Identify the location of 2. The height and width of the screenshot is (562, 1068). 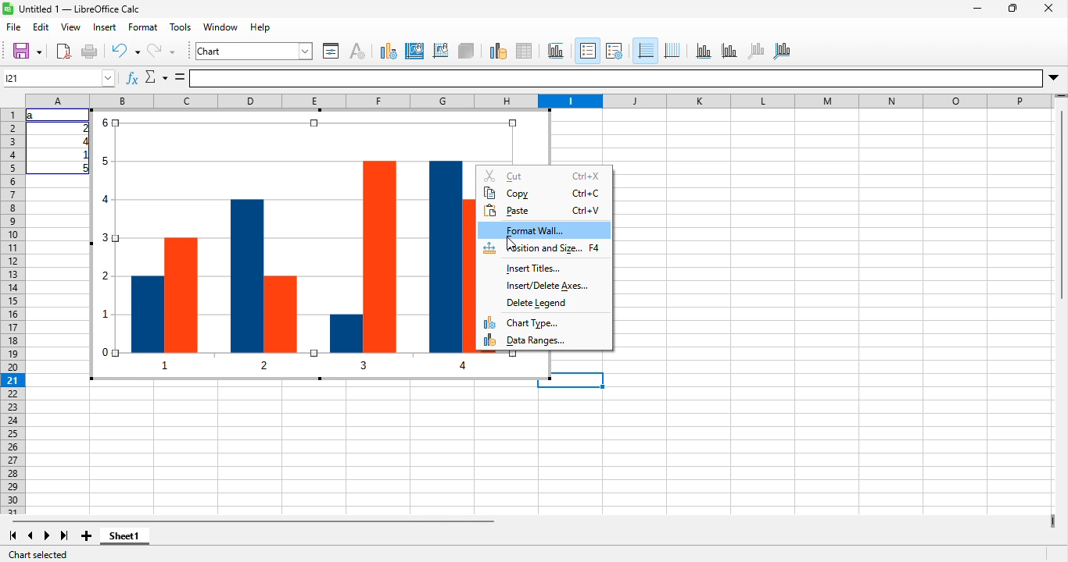
(83, 128).